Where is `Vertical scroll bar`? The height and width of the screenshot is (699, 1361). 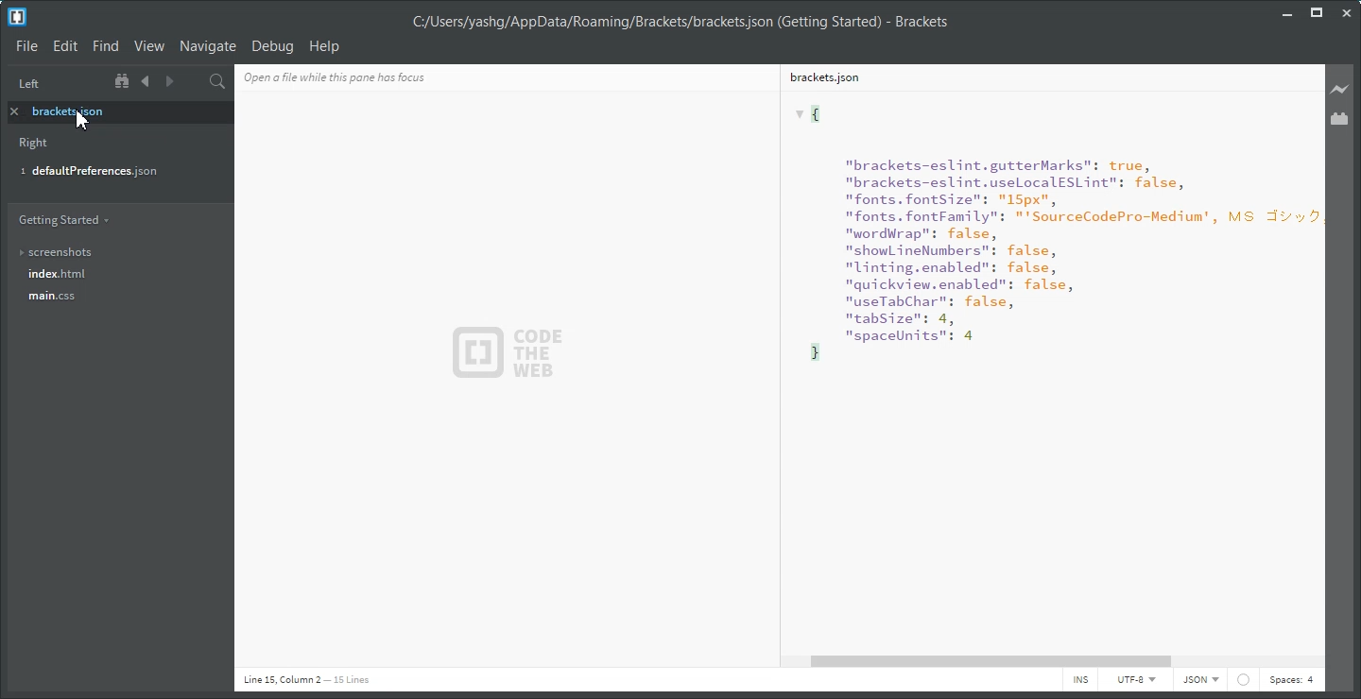 Vertical scroll bar is located at coordinates (1318, 357).